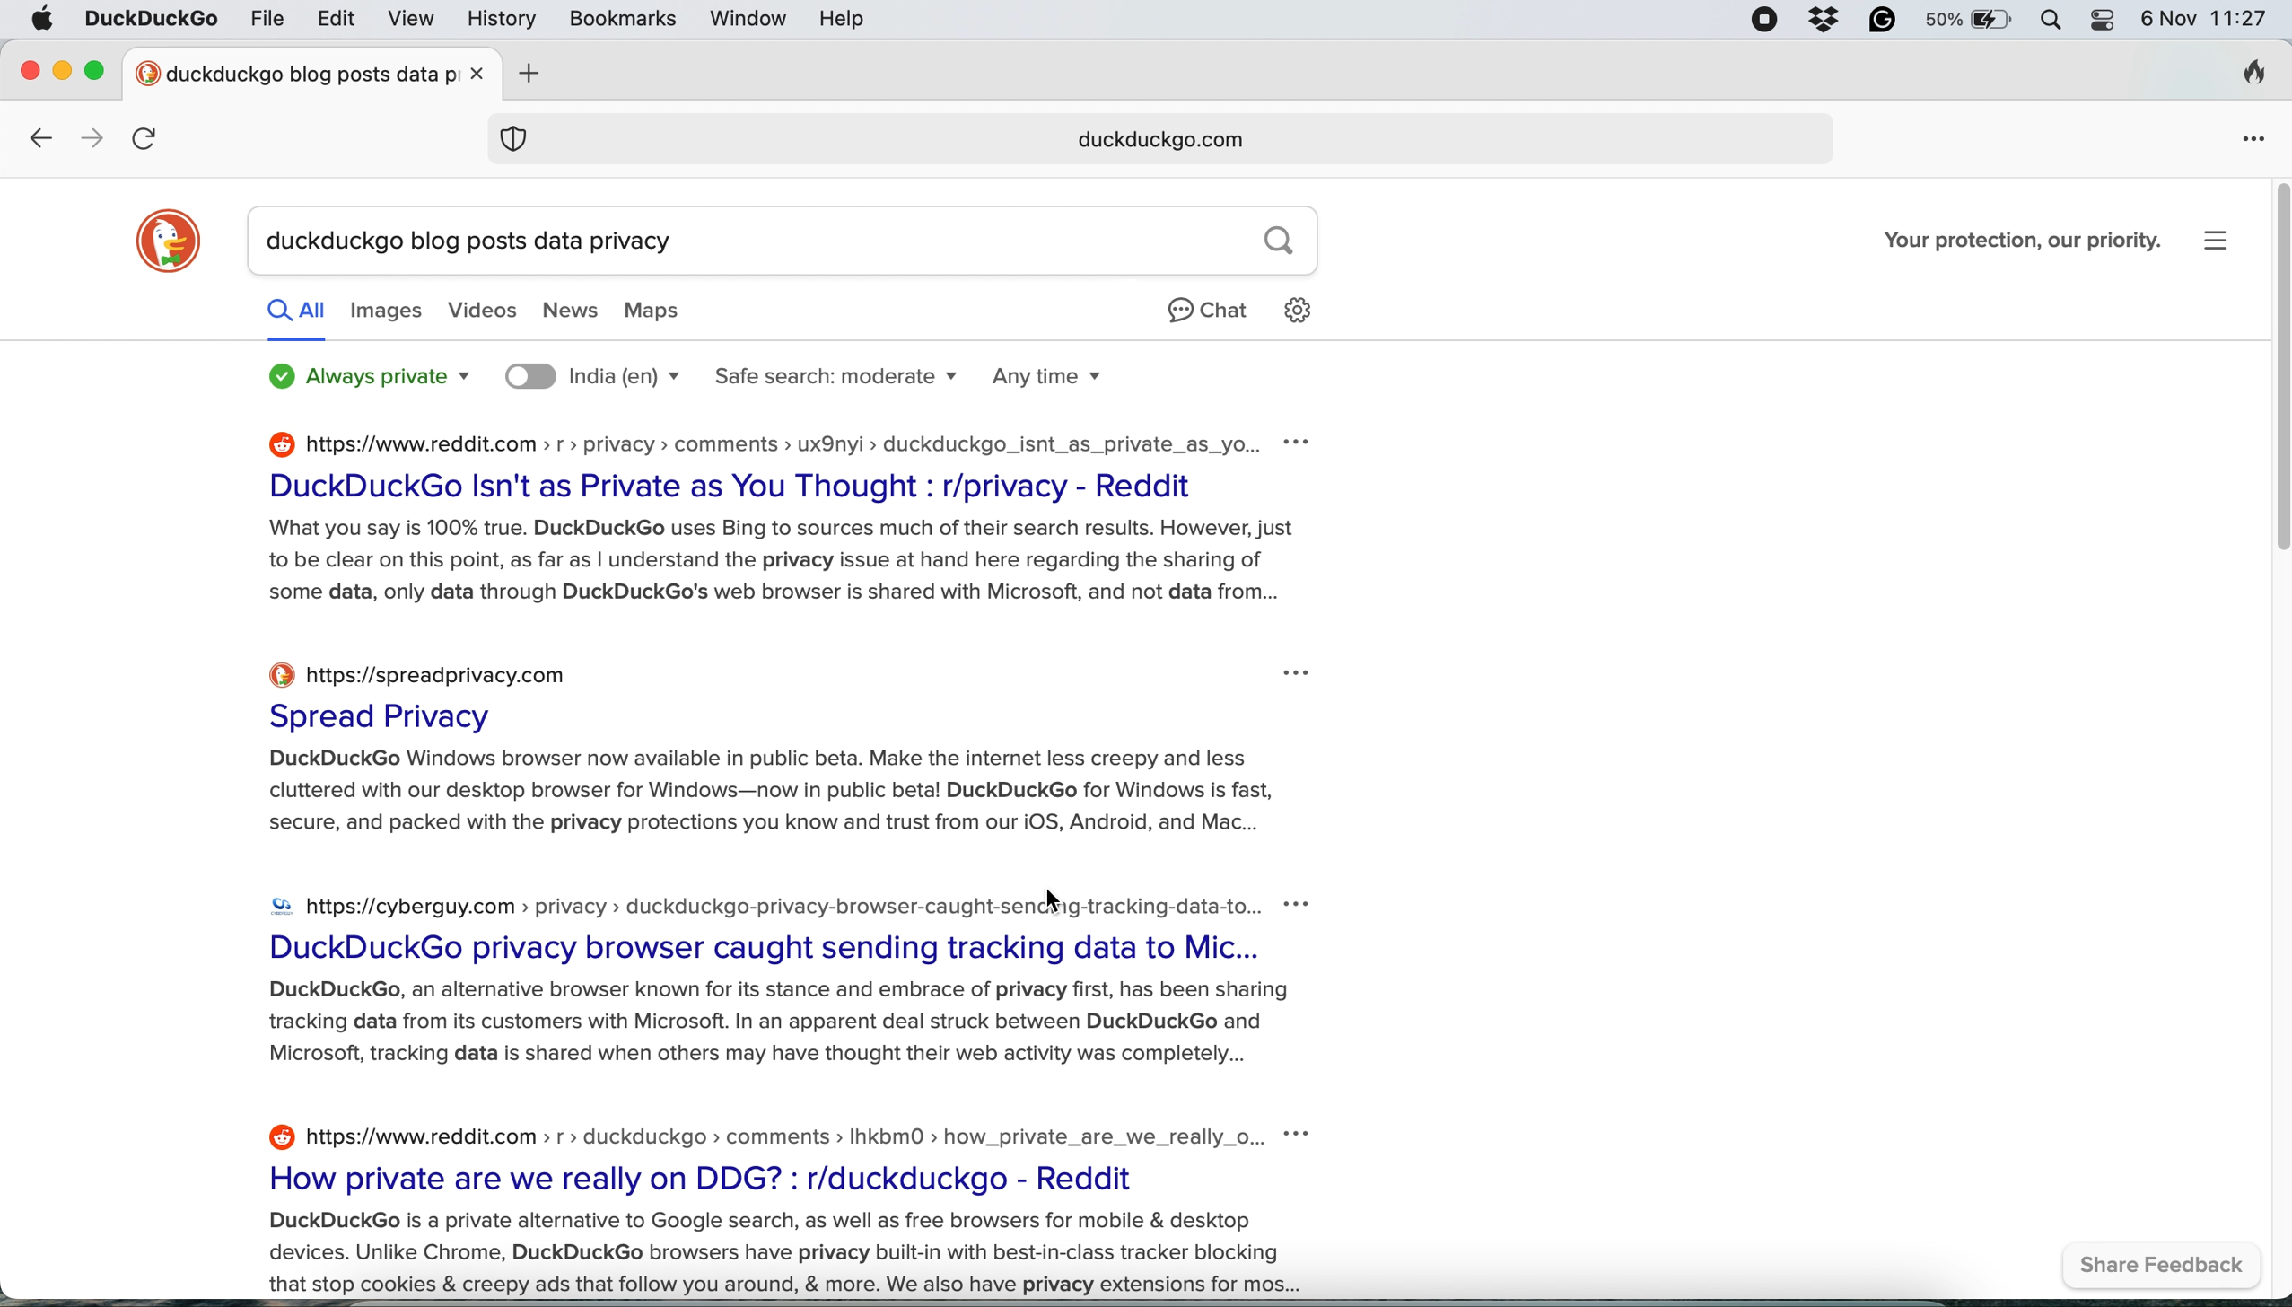  What do you see at coordinates (477, 312) in the screenshot?
I see `videos` at bounding box center [477, 312].